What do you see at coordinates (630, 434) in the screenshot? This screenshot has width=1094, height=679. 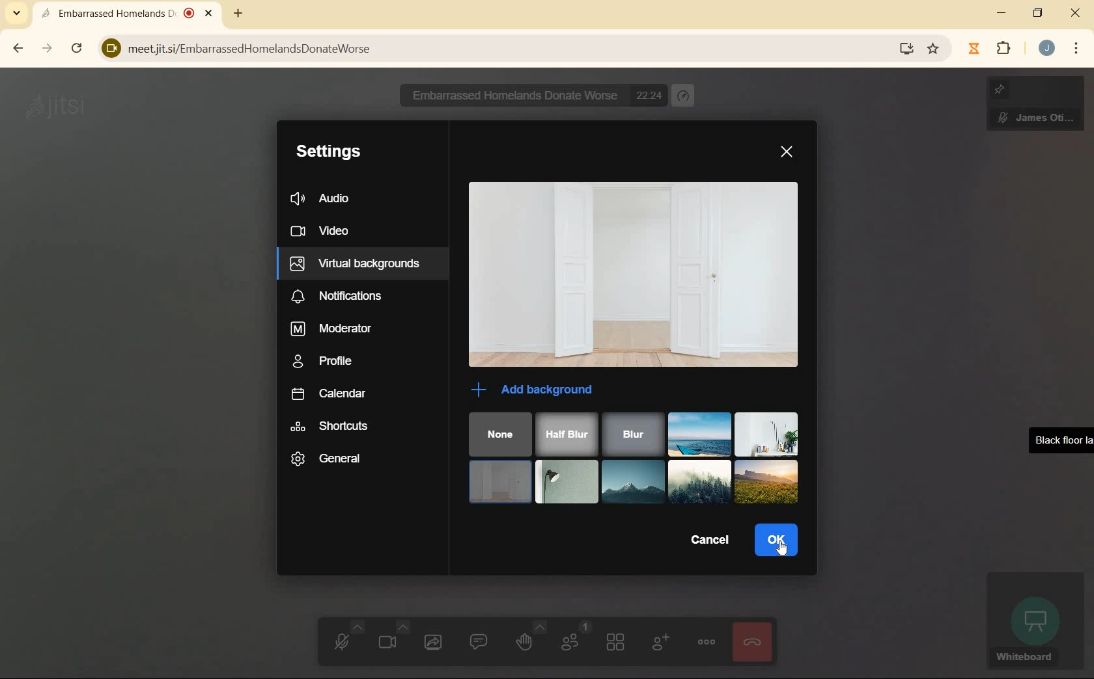 I see `blur` at bounding box center [630, 434].